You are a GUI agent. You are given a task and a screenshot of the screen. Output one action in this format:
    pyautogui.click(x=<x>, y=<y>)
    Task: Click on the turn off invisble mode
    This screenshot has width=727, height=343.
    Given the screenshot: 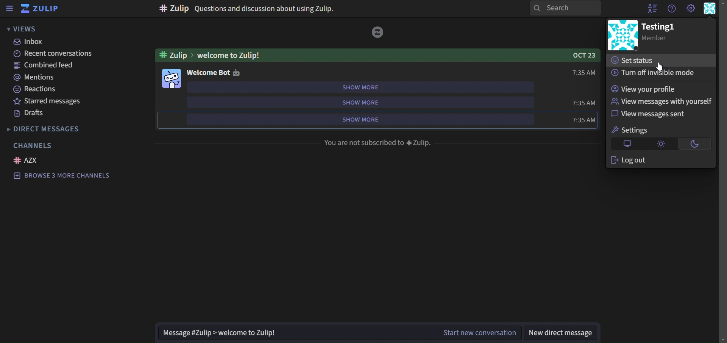 What is the action you would take?
    pyautogui.click(x=655, y=73)
    